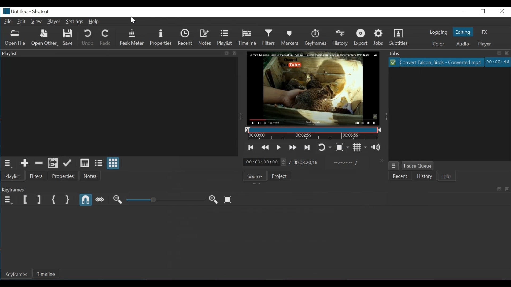 The width and height of the screenshot is (511, 287). I want to click on Falcon Release Back to the Nature | Kestrel. Falcon chicks care wildlife documentary. Wild Birds. Channel. You tube(Media Viewer), so click(312, 88).